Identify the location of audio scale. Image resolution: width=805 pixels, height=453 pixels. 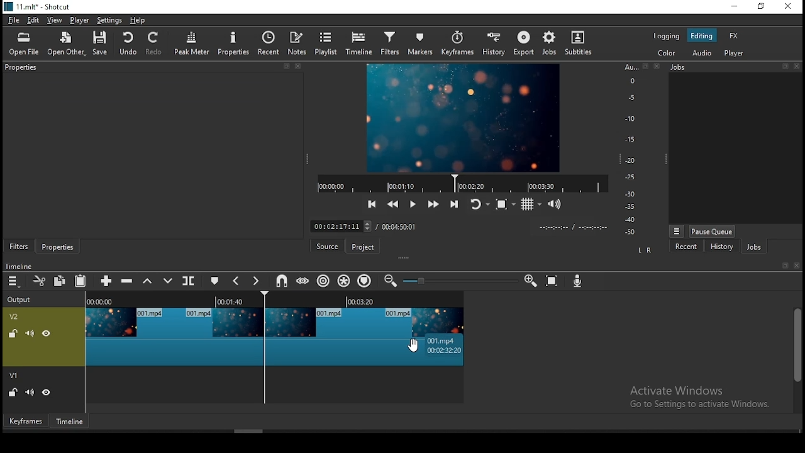
(640, 150).